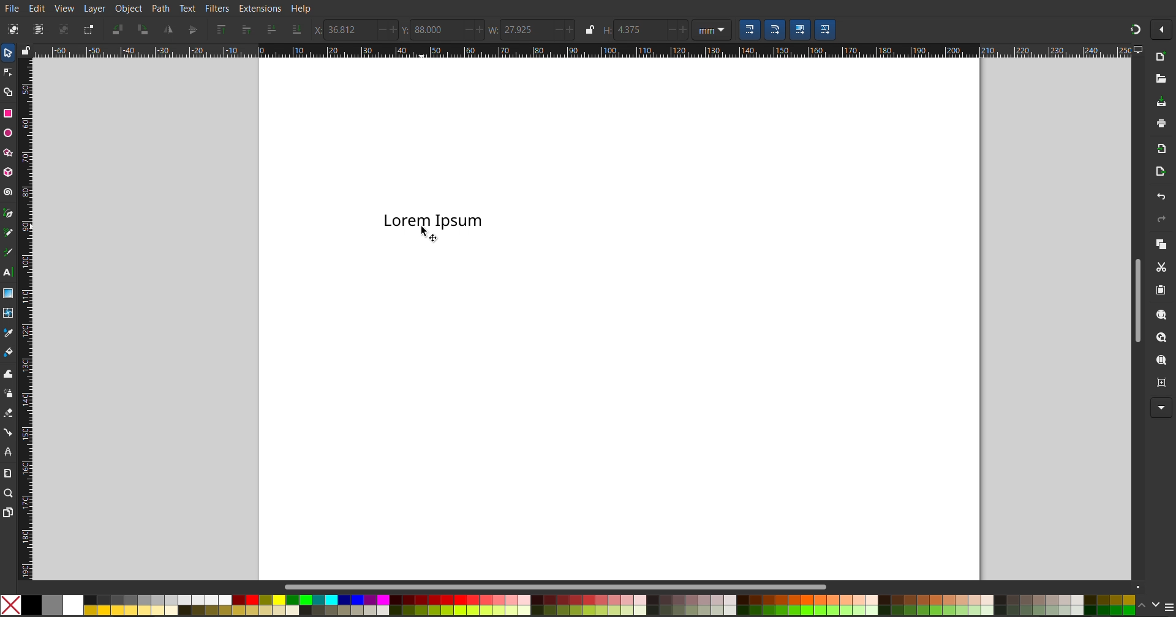  Describe the element at coordinates (192, 29) in the screenshot. I see `Flip Vertical` at that location.